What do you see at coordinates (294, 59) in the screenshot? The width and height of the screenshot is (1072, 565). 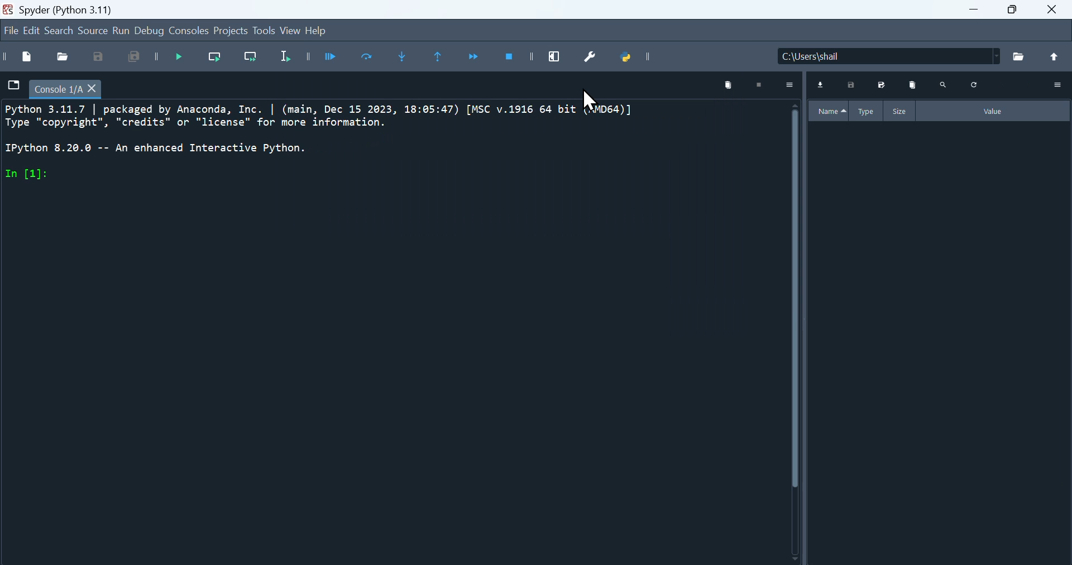 I see `Run selection` at bounding box center [294, 59].